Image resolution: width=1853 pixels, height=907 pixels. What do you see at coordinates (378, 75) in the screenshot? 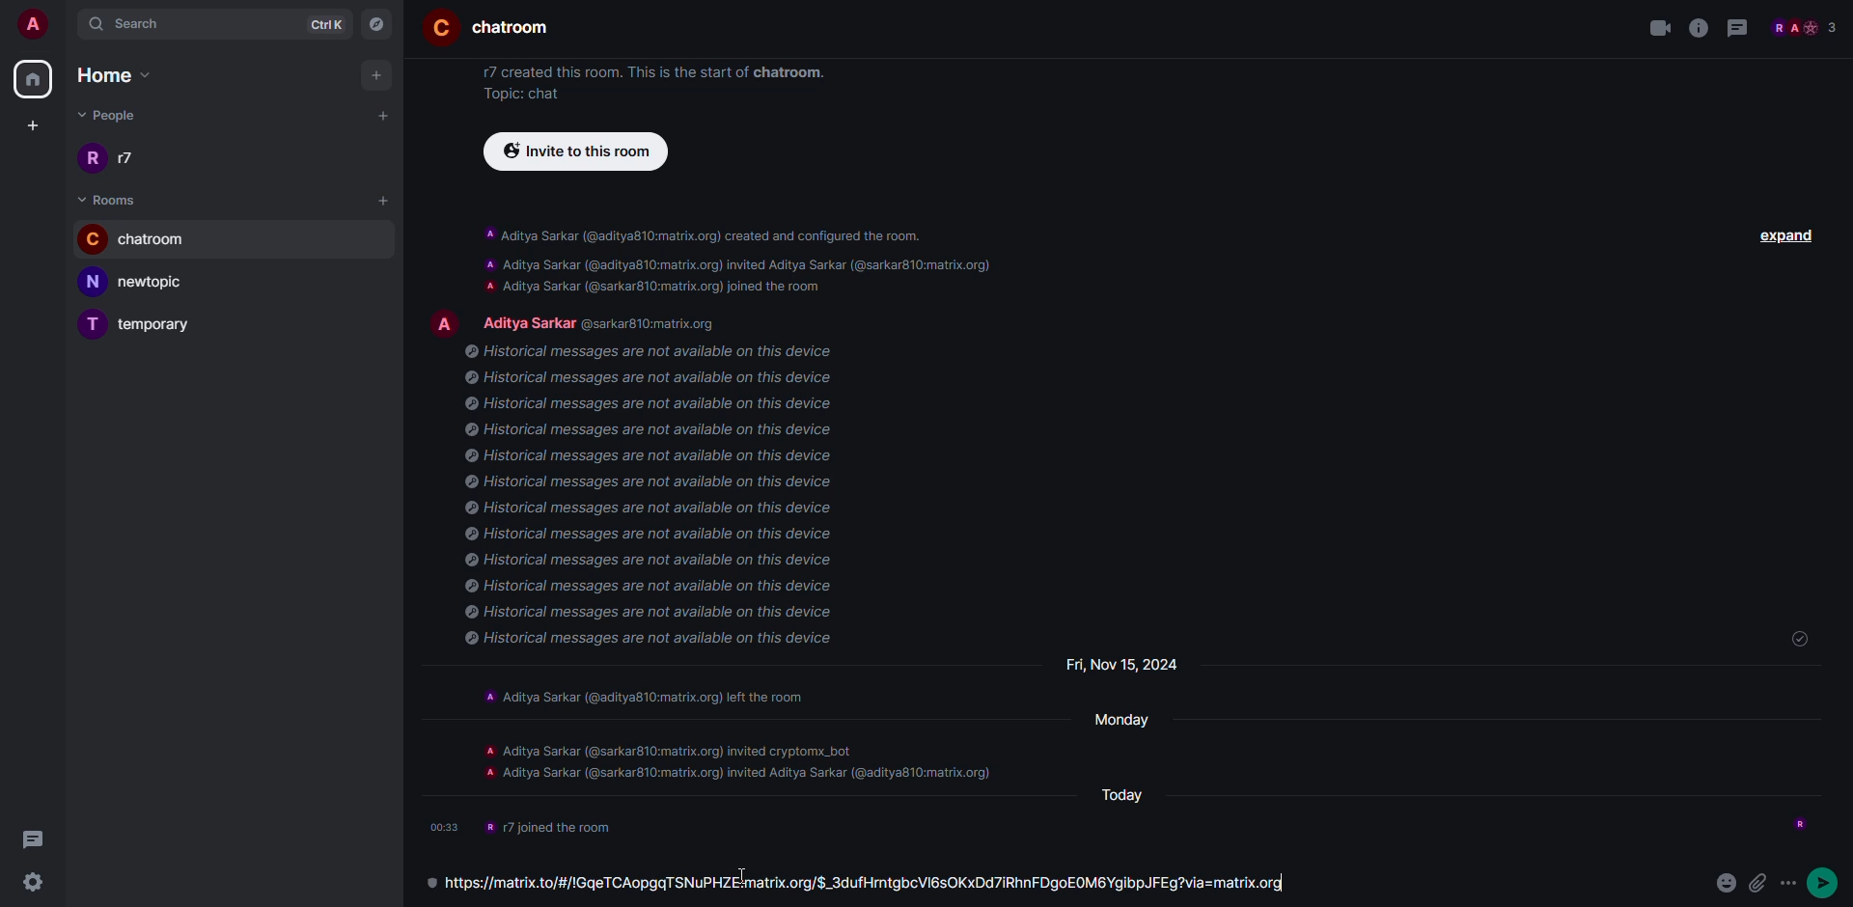
I see `add` at bounding box center [378, 75].